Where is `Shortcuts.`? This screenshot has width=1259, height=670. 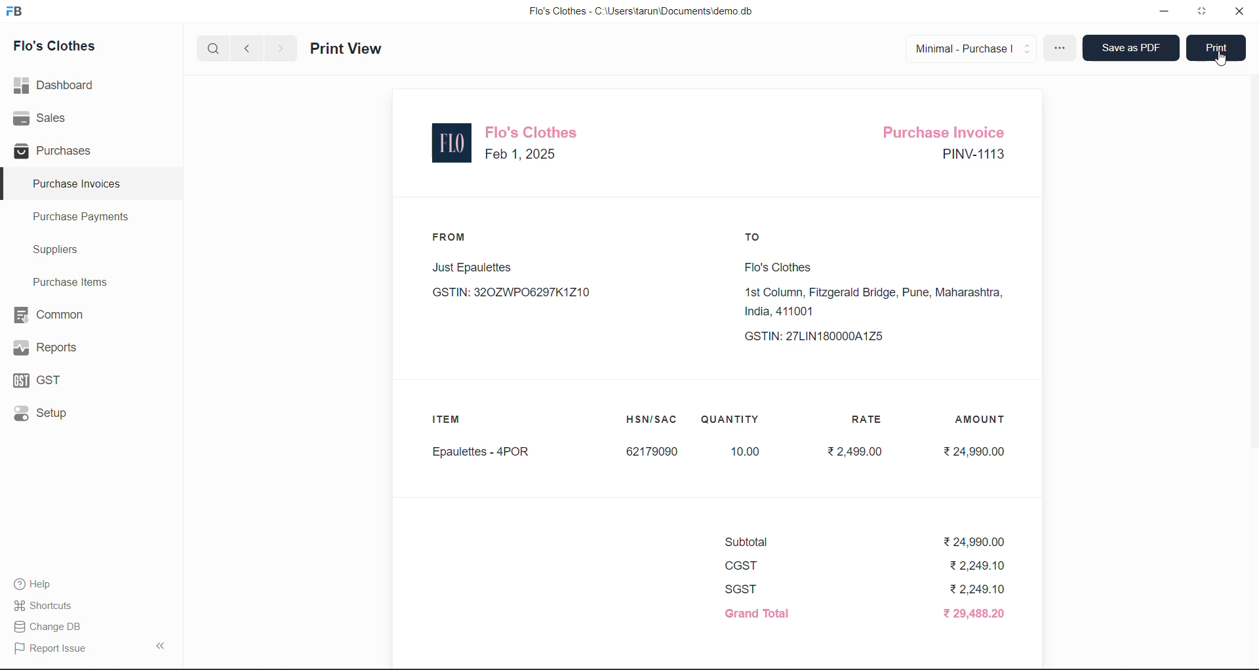 Shortcuts. is located at coordinates (47, 604).